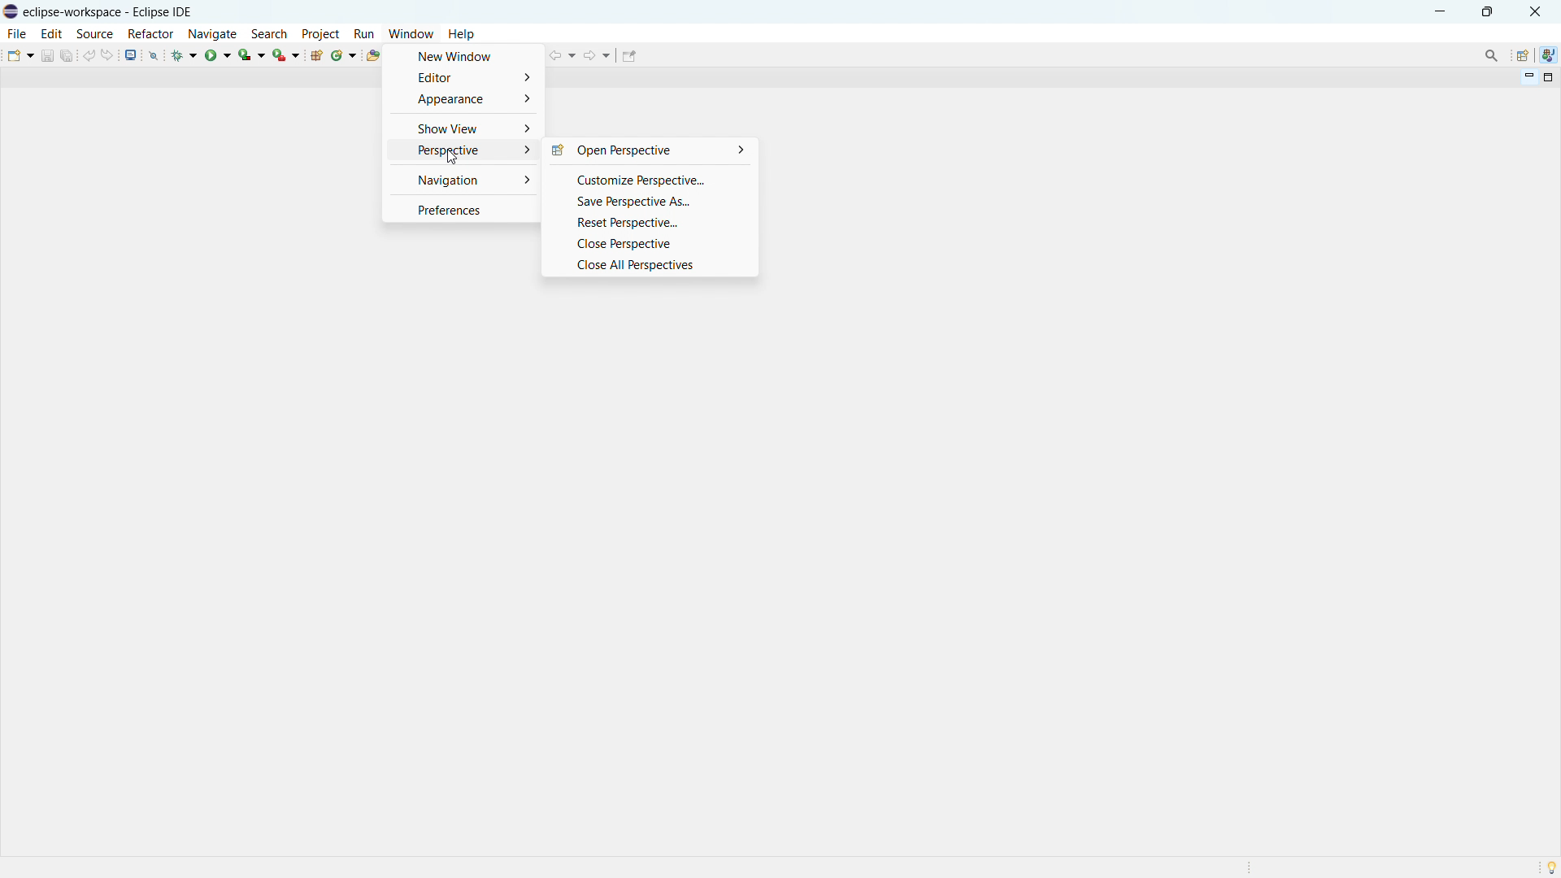 This screenshot has width=1561, height=878. What do you see at coordinates (131, 54) in the screenshot?
I see `open console` at bounding box center [131, 54].